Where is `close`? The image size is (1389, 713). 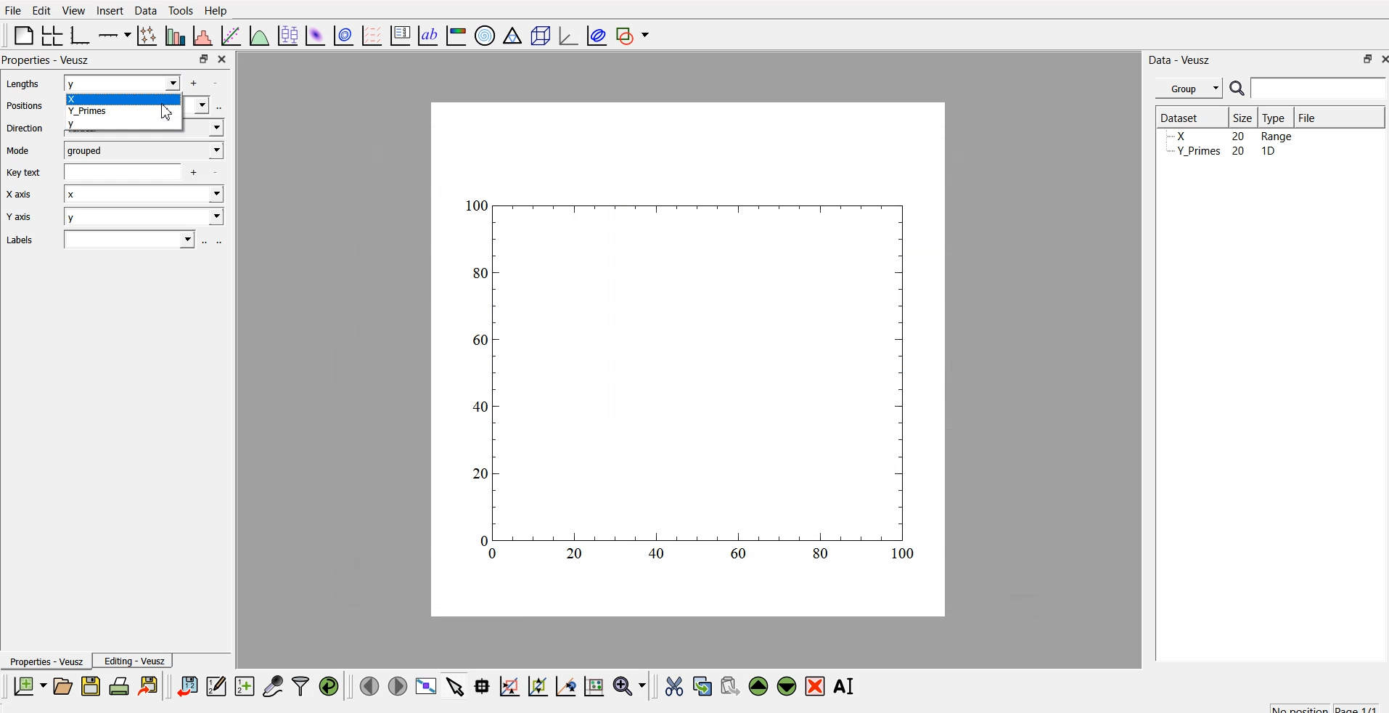
close is located at coordinates (221, 58).